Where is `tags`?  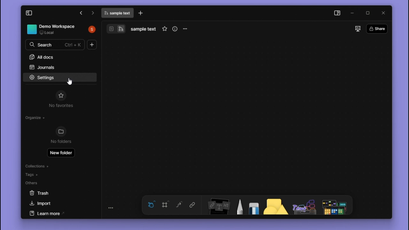 tags is located at coordinates (36, 174).